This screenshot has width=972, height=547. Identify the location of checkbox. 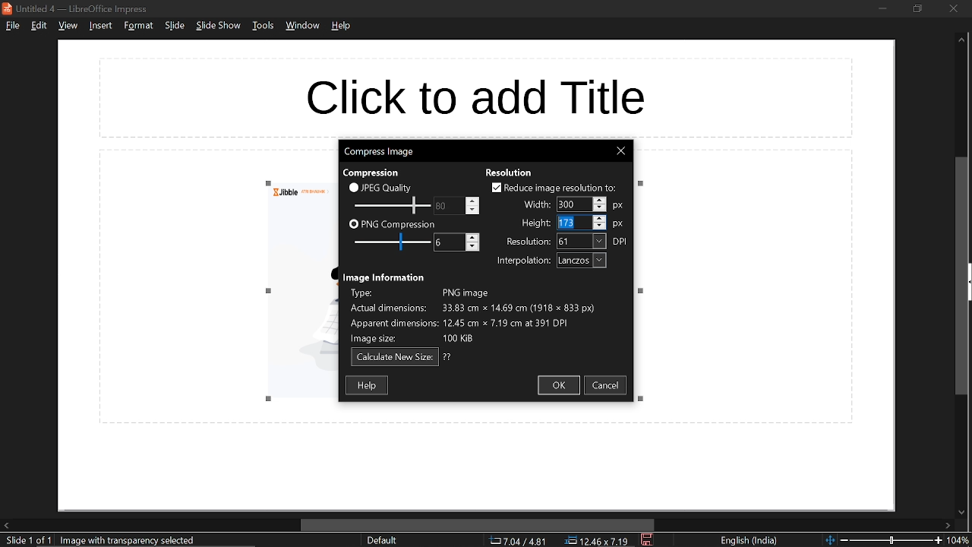
(353, 225).